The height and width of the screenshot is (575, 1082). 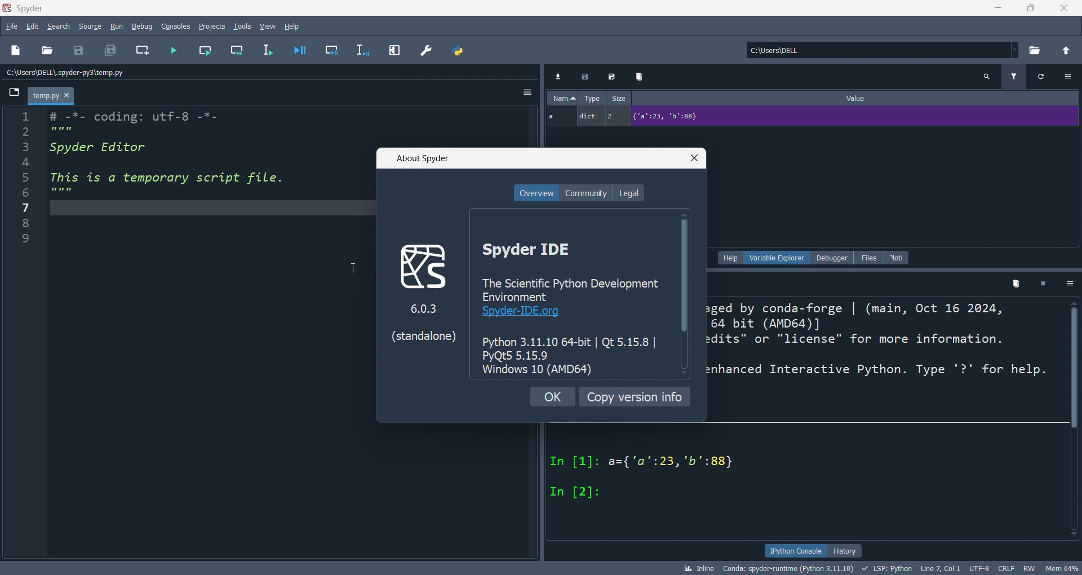 I want to click on debug , so click(x=142, y=26).